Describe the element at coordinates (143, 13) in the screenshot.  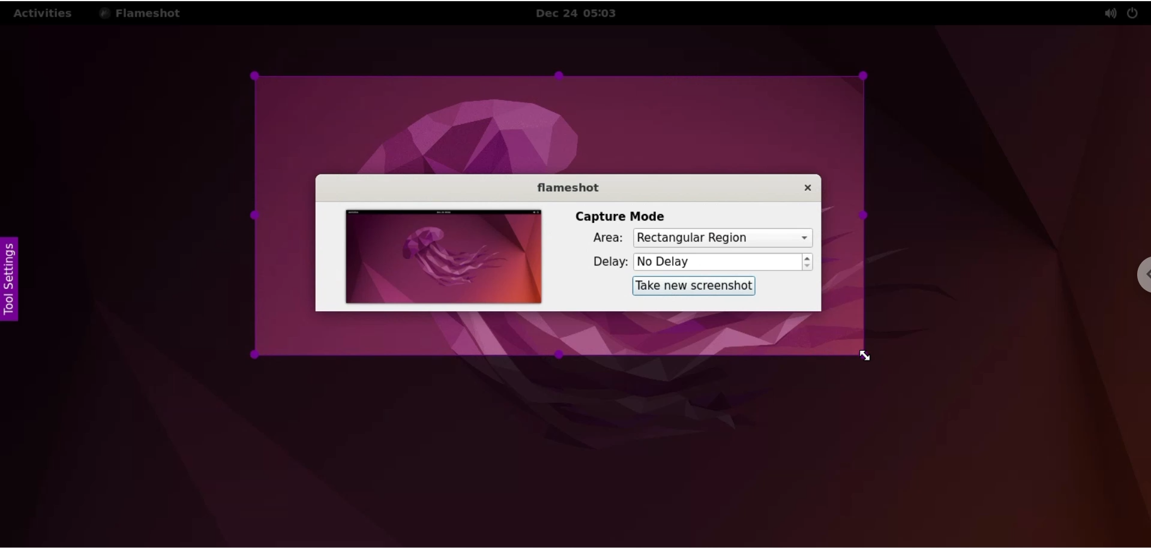
I see `flameshot options` at that location.